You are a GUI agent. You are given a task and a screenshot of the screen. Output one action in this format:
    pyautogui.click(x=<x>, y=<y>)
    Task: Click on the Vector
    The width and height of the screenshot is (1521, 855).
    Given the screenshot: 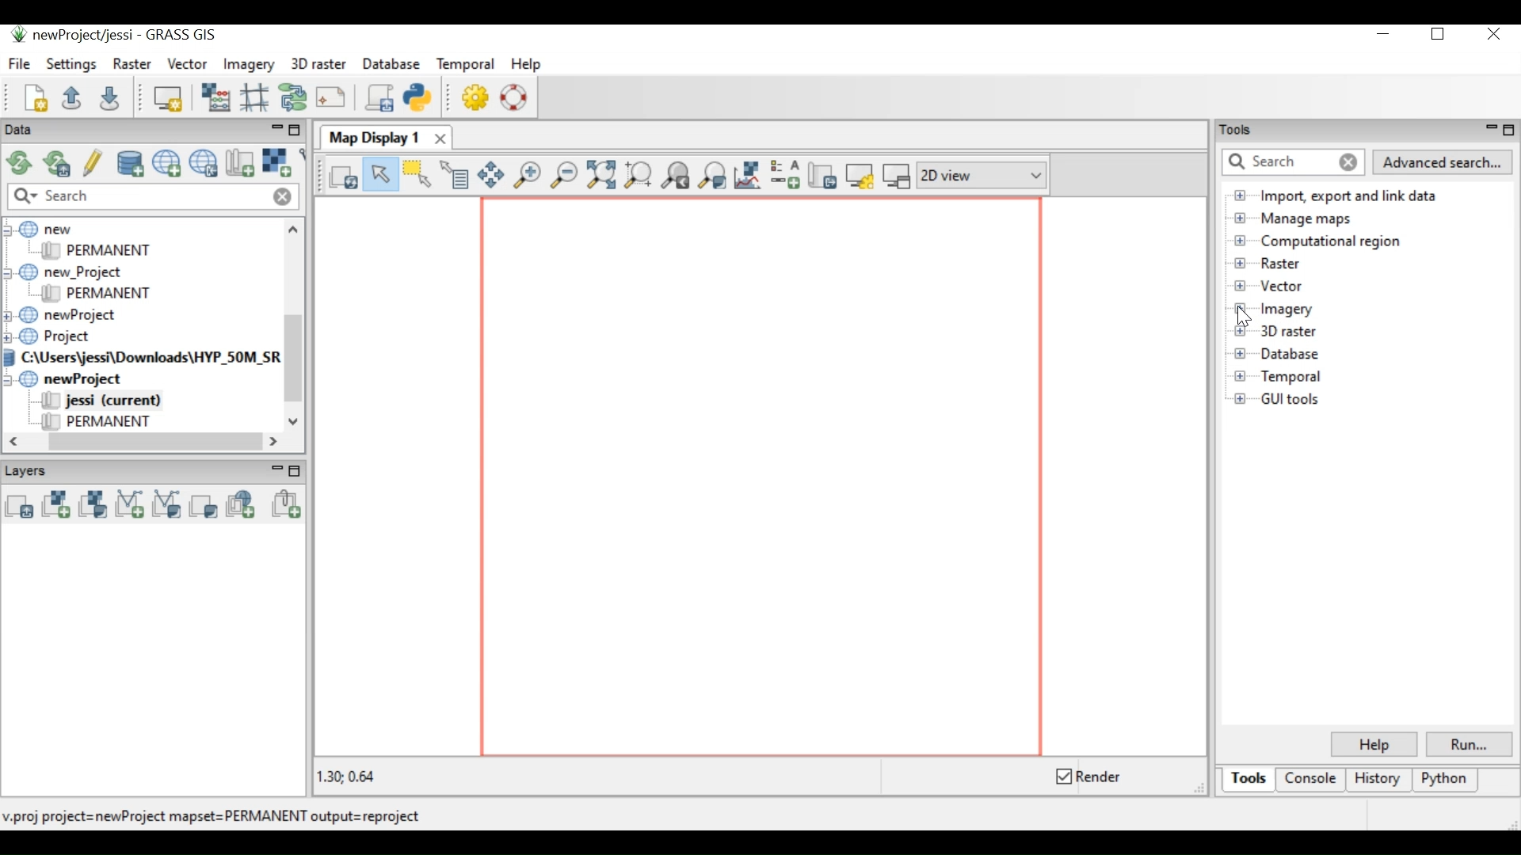 What is the action you would take?
    pyautogui.click(x=187, y=63)
    